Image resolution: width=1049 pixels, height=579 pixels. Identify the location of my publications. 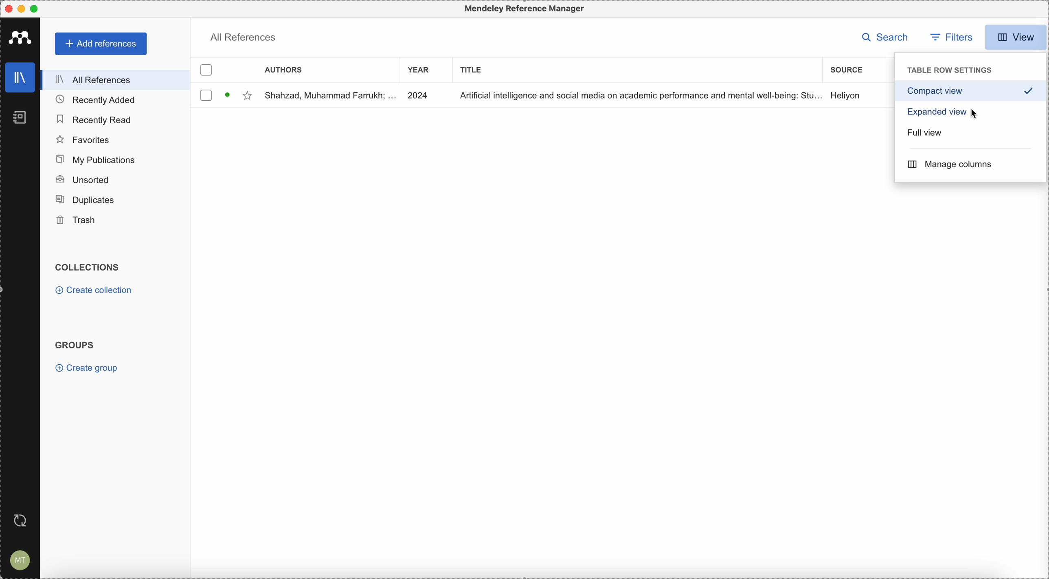
(94, 159).